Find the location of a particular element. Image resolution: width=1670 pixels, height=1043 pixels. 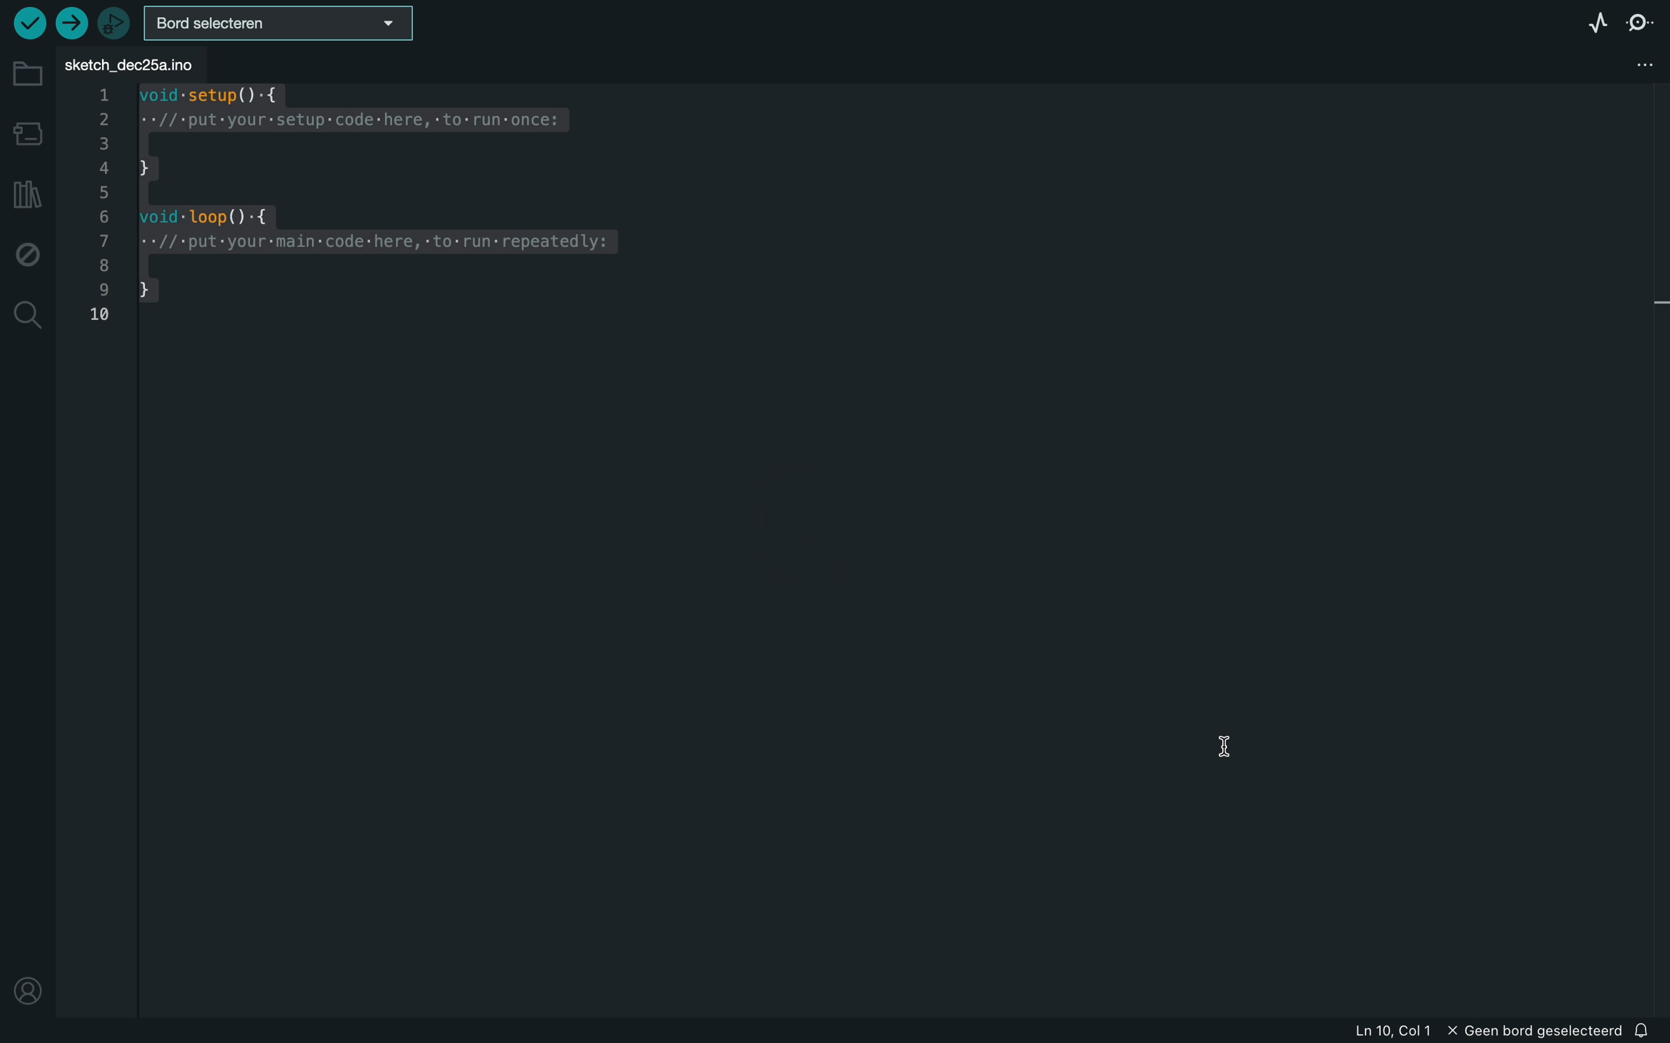

file  setting is located at coordinates (1629, 63).